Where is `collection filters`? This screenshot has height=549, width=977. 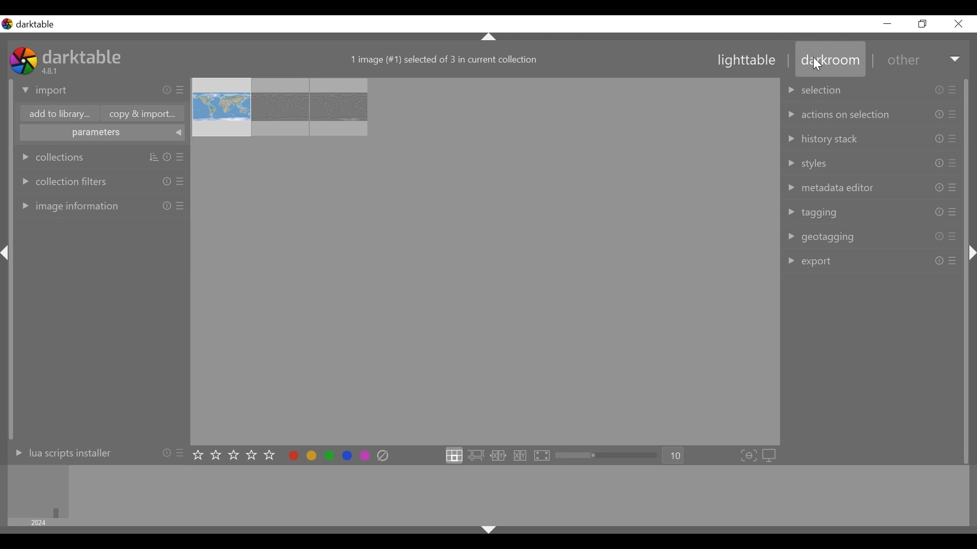
collection filters is located at coordinates (100, 178).